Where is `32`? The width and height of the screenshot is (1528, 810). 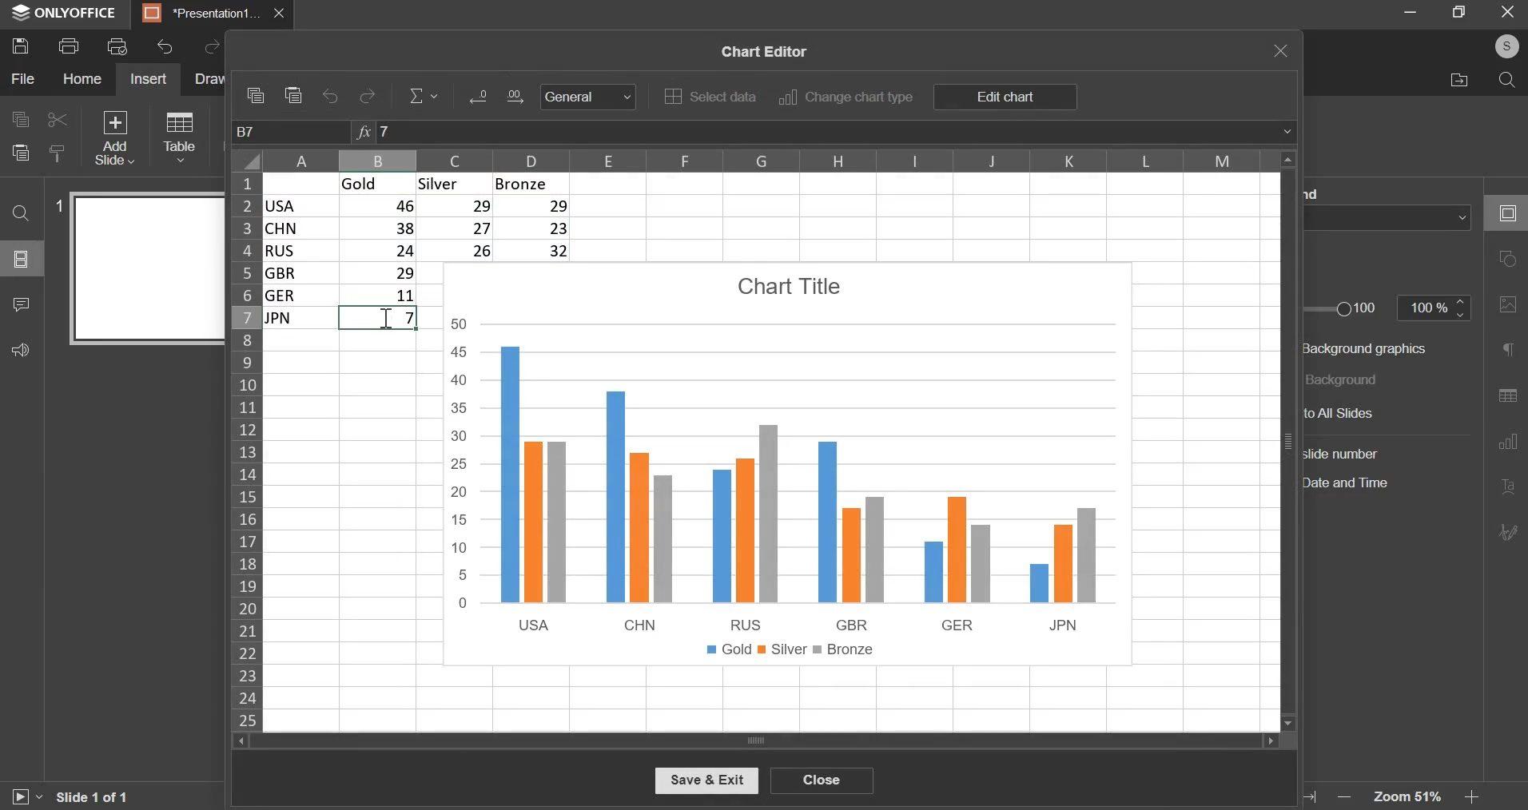
32 is located at coordinates (535, 249).